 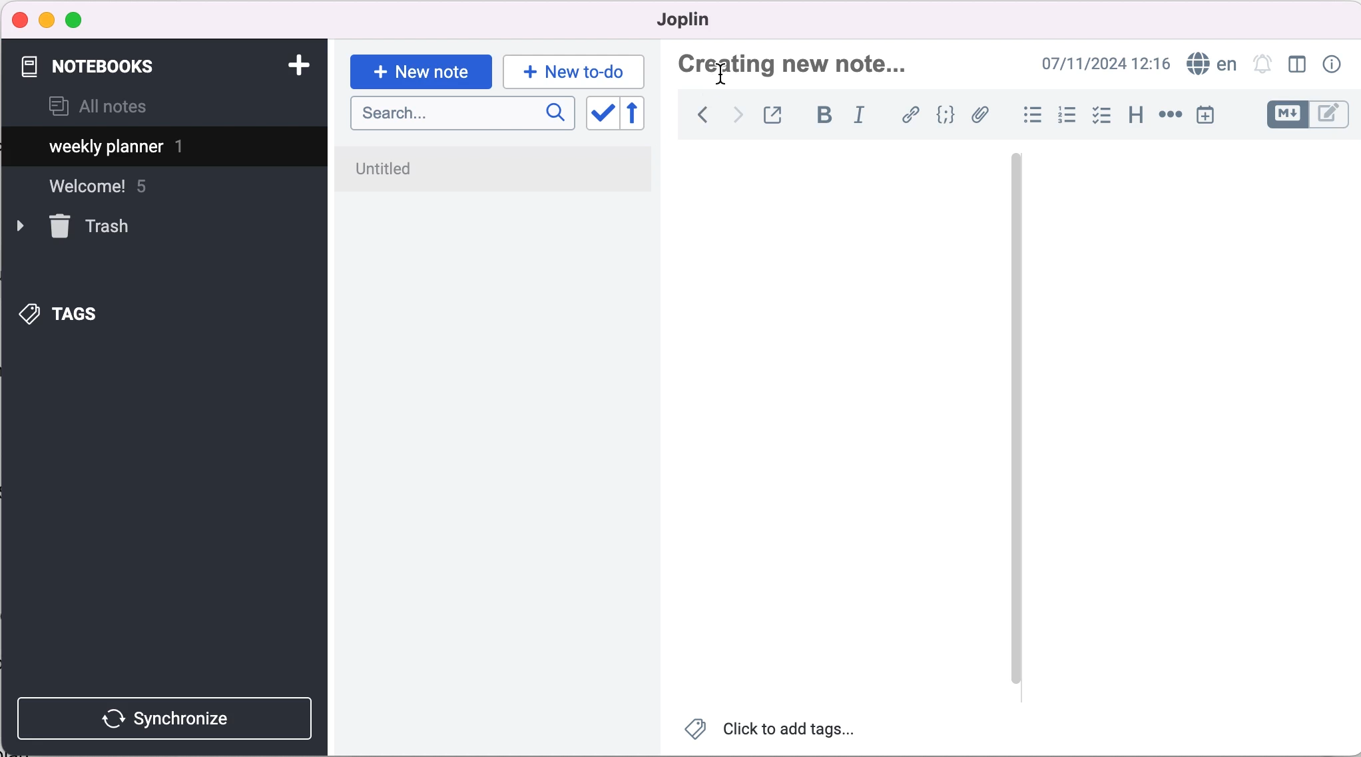 I want to click on weekly planner 1, so click(x=153, y=148).